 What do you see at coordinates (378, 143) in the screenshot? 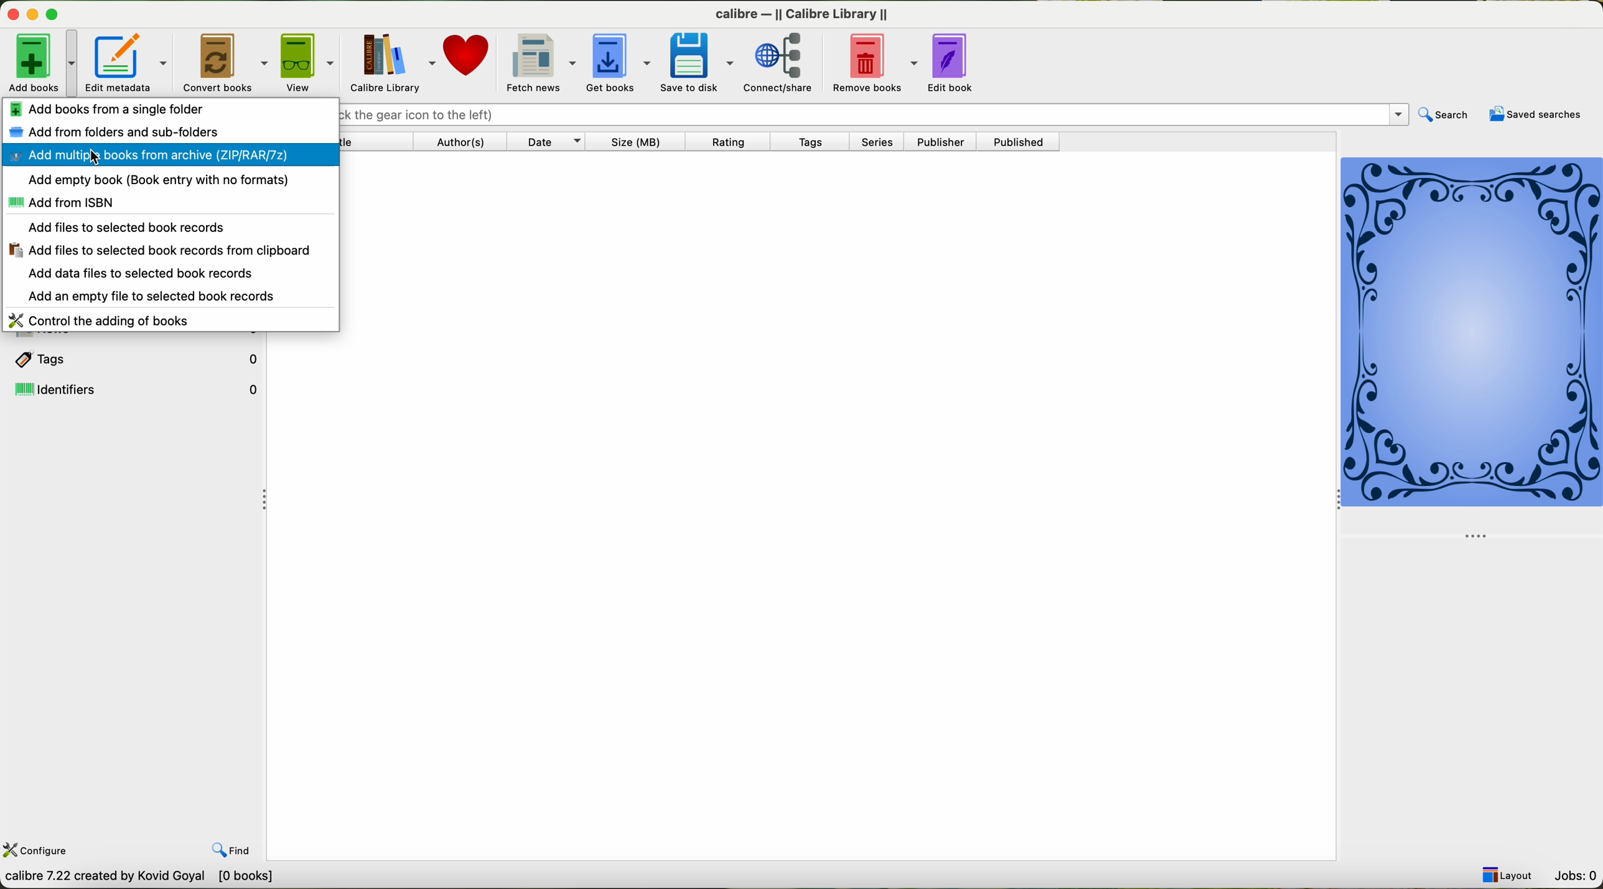
I see `title` at bounding box center [378, 143].